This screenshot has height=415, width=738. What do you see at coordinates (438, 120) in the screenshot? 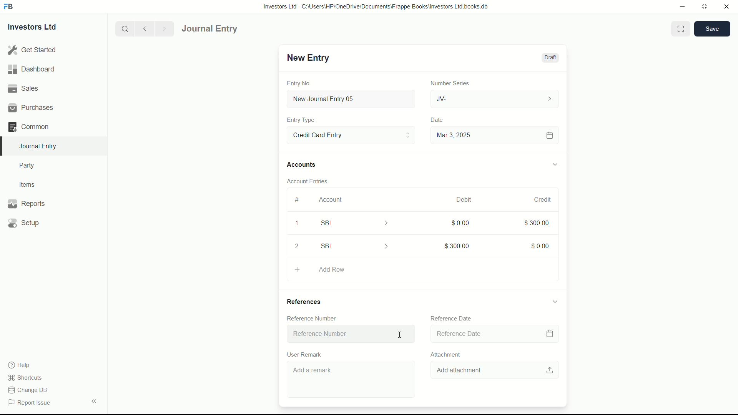
I see `Date` at bounding box center [438, 120].